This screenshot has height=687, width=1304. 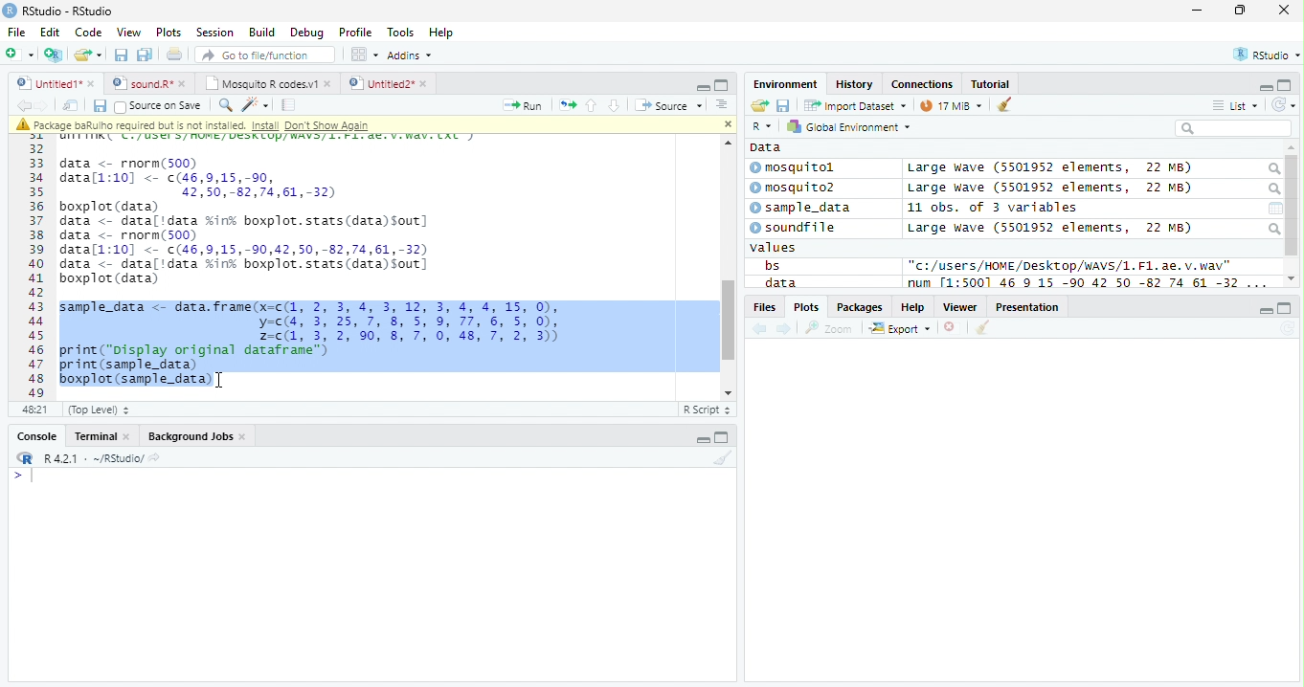 What do you see at coordinates (991, 85) in the screenshot?
I see `Tutorial` at bounding box center [991, 85].